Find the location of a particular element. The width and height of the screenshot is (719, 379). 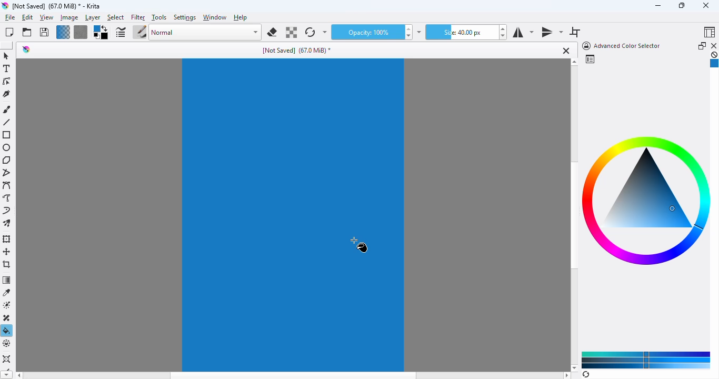

scroll right is located at coordinates (567, 375).